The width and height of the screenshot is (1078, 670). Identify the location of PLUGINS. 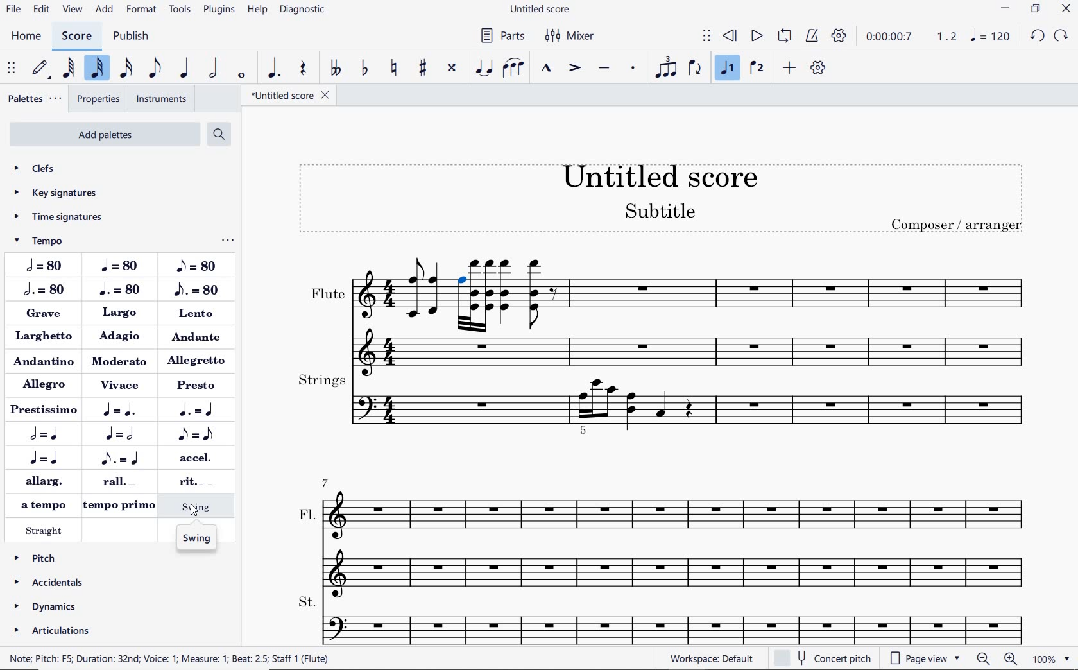
(218, 9).